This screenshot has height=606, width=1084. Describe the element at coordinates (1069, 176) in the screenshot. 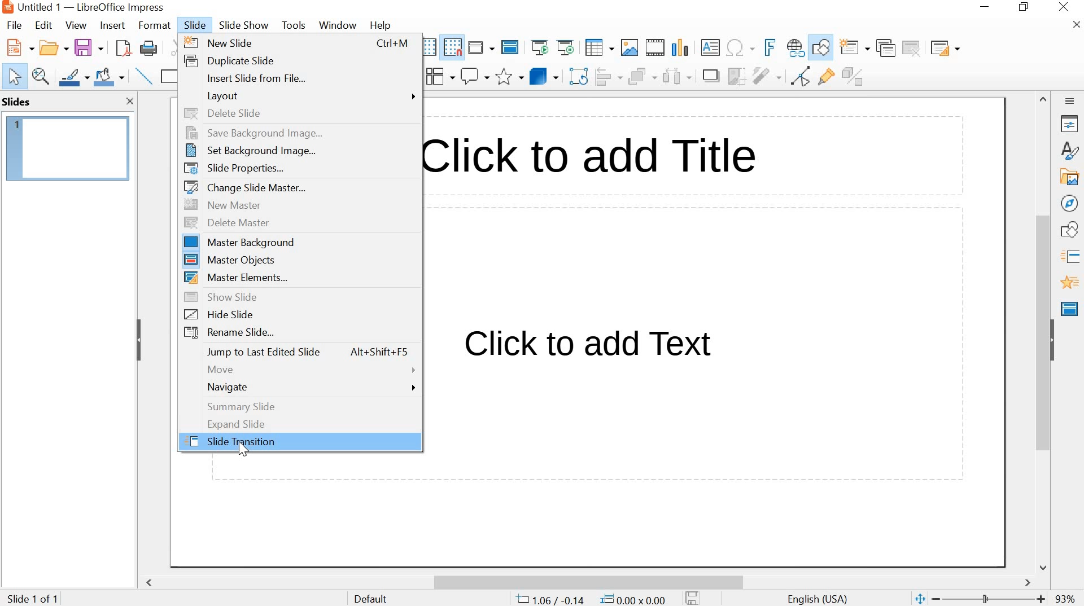

I see `GALLERY` at that location.